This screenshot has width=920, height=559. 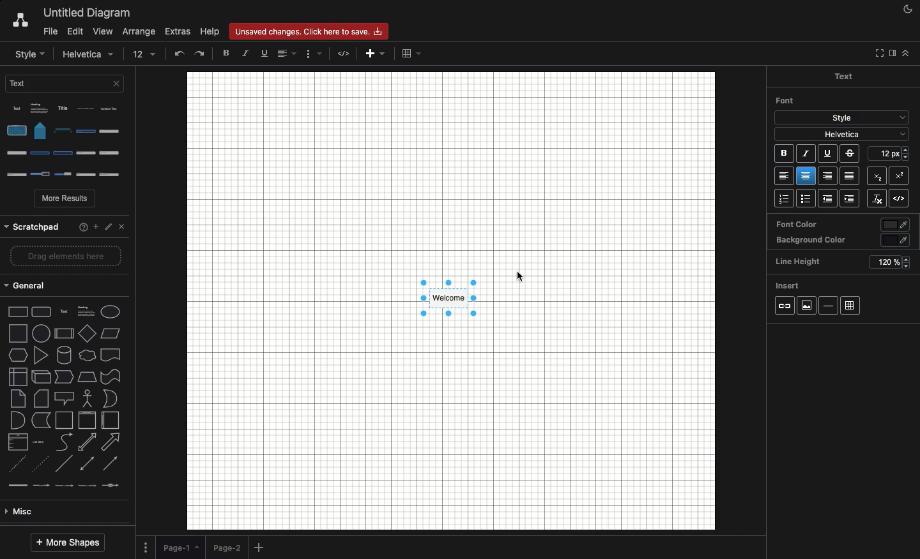 I want to click on Add, so click(x=261, y=548).